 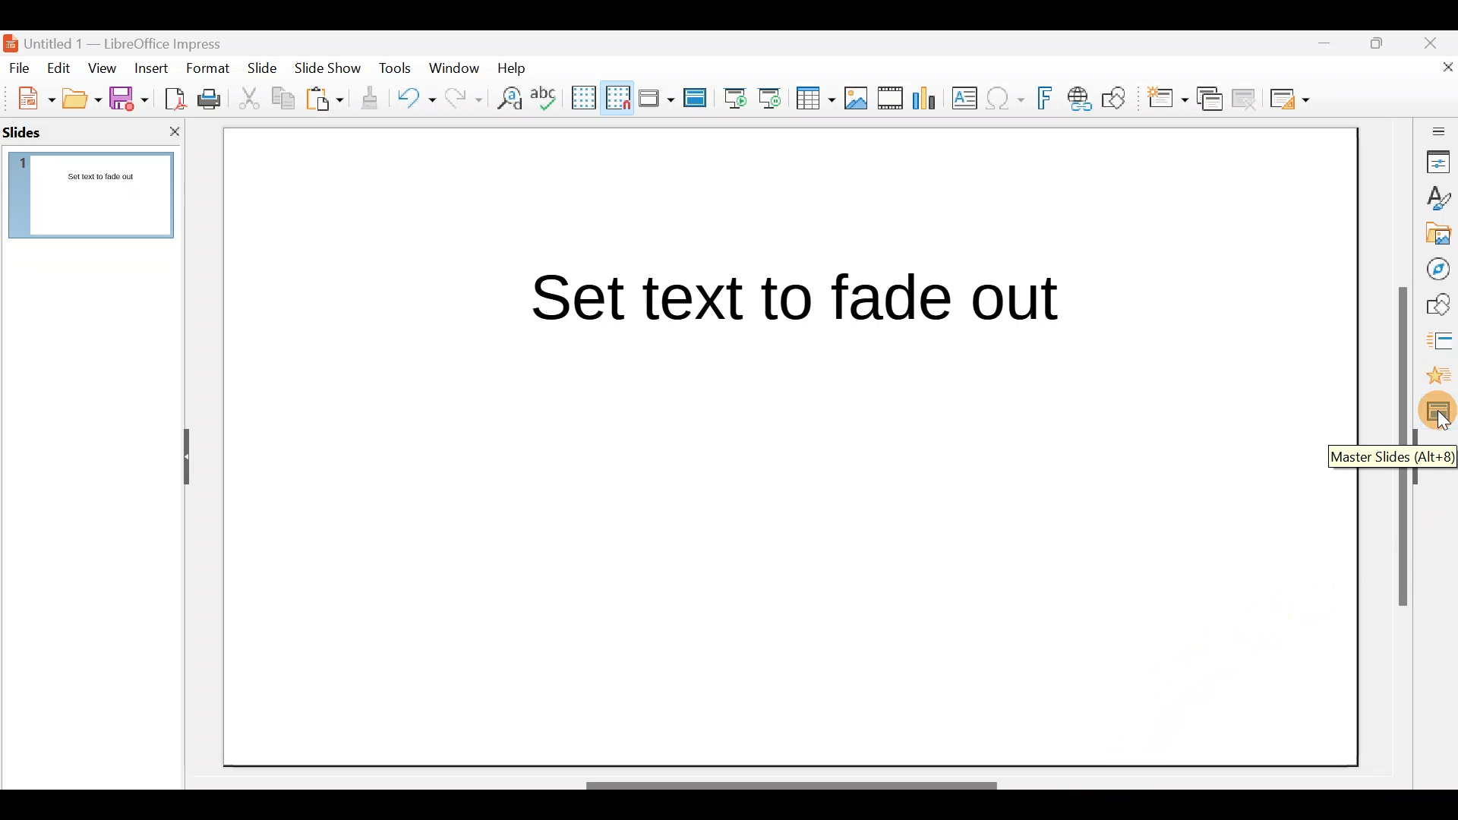 What do you see at coordinates (1439, 200) in the screenshot?
I see `Styles` at bounding box center [1439, 200].